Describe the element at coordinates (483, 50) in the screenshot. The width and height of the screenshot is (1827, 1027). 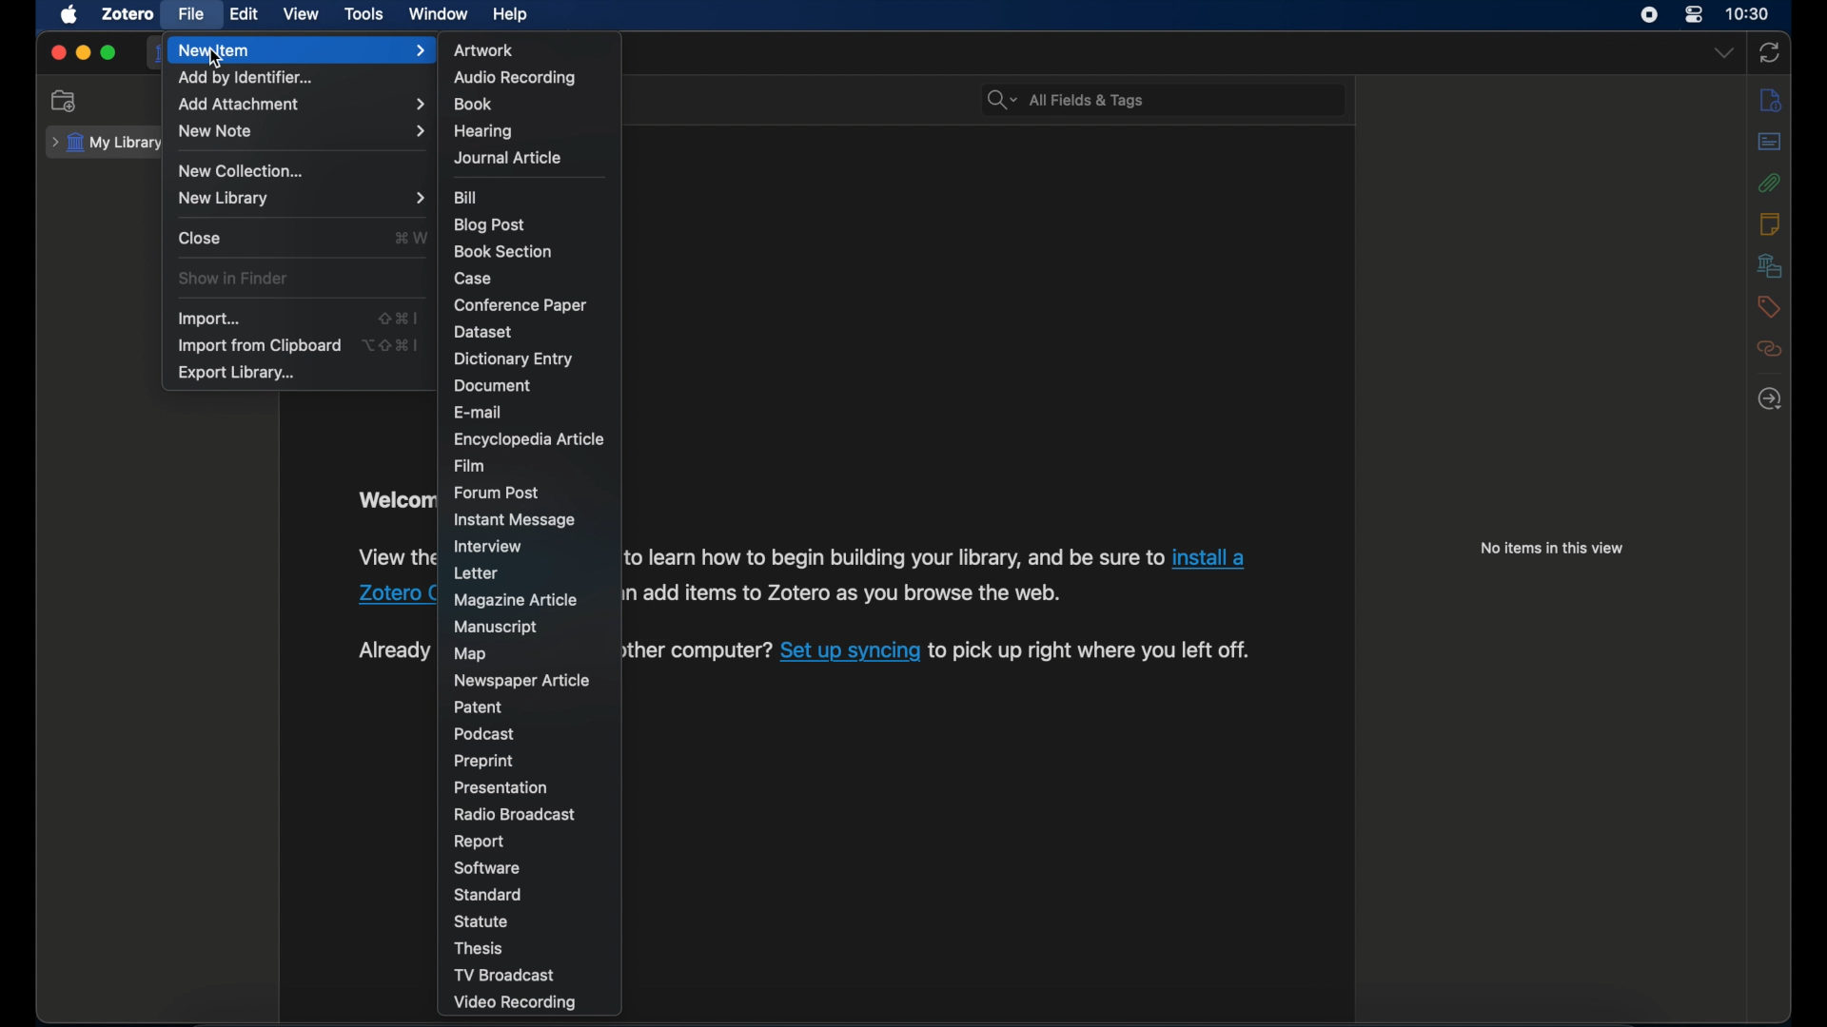
I see `artwork` at that location.